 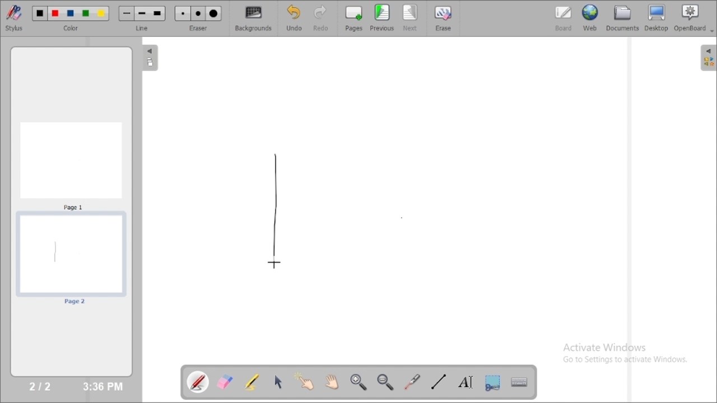 What do you see at coordinates (708, 57) in the screenshot?
I see `The library` at bounding box center [708, 57].